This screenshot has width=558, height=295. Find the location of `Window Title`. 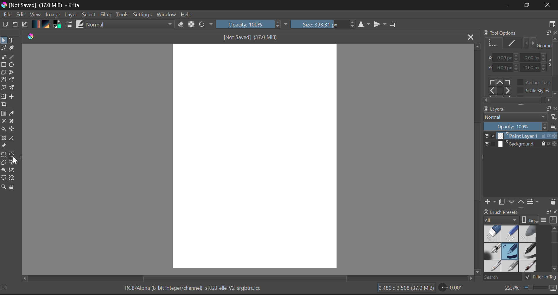

Window Title is located at coordinates (43, 5).